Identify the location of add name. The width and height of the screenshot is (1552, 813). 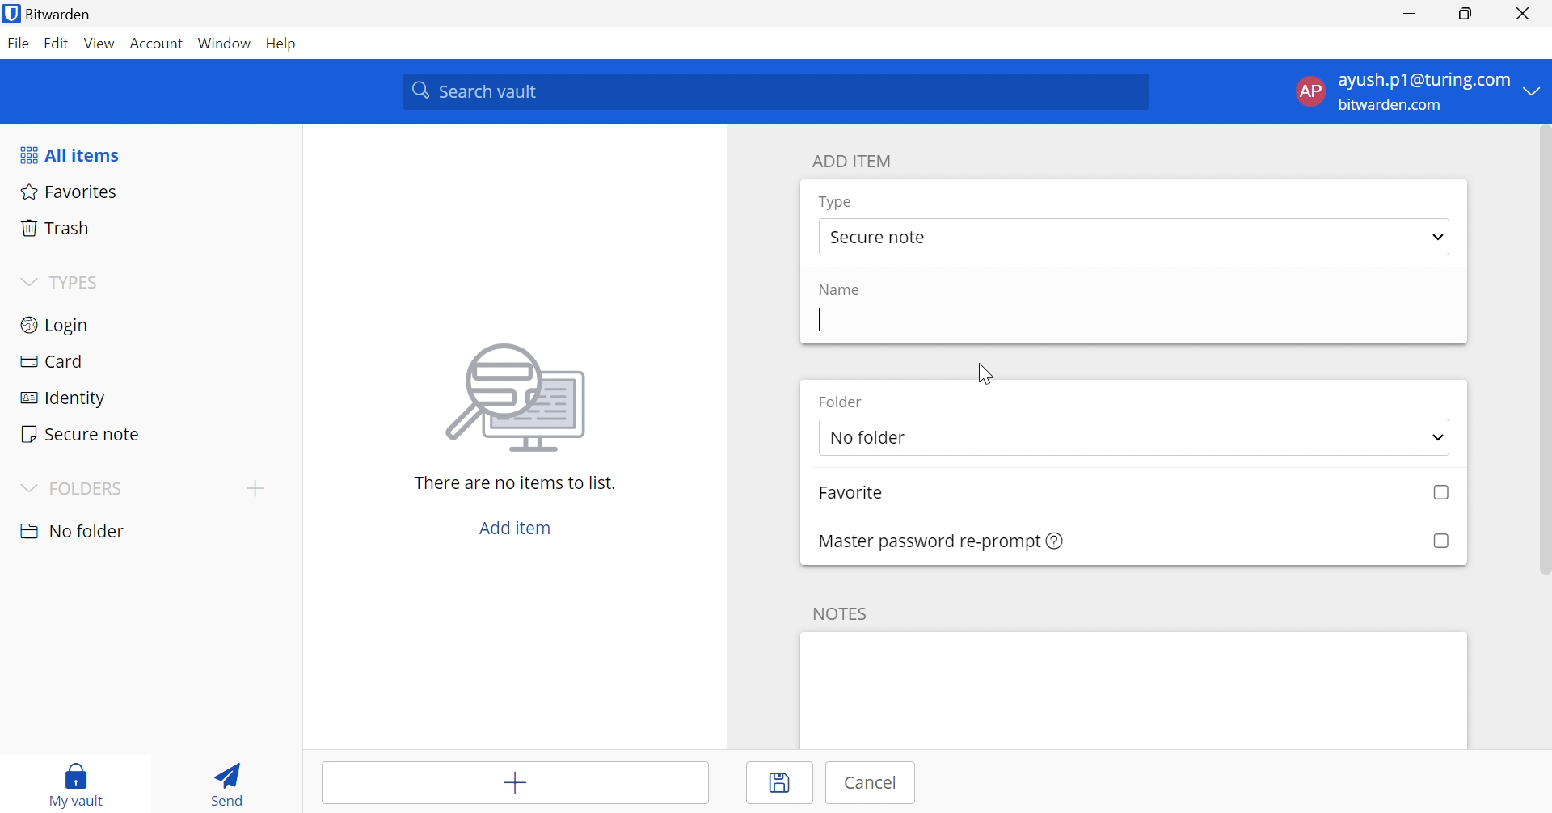
(1132, 323).